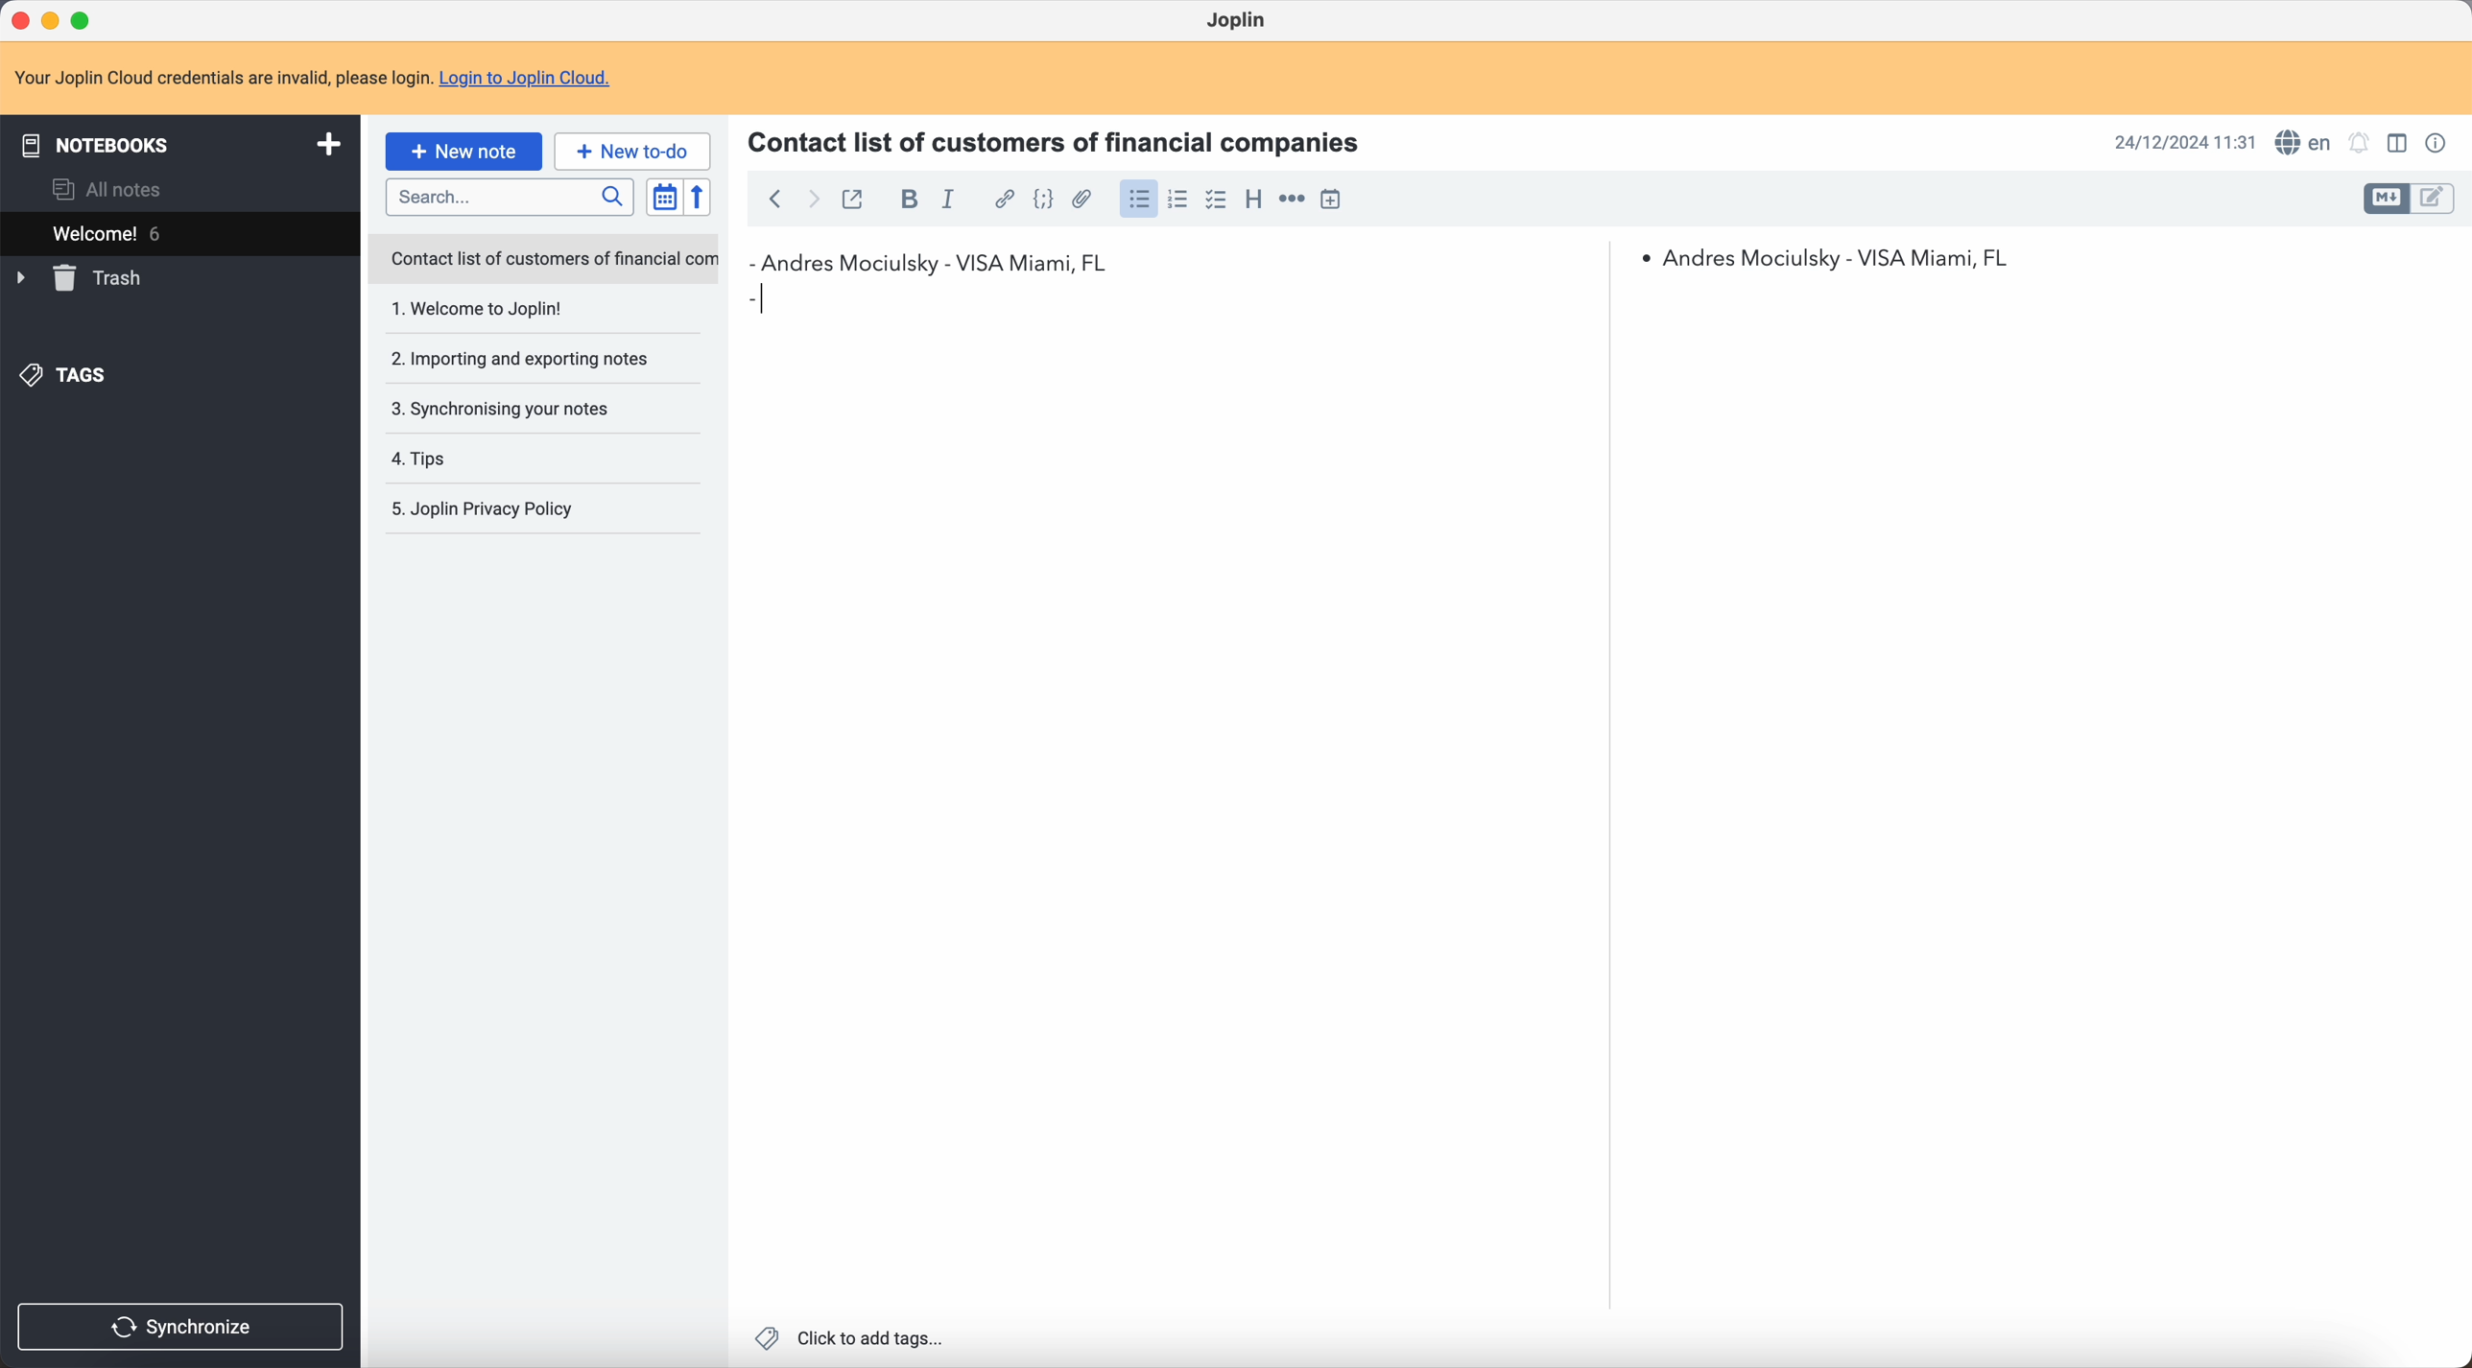 The image size is (2472, 1368). What do you see at coordinates (1137, 204) in the screenshot?
I see `click on bulleted list` at bounding box center [1137, 204].